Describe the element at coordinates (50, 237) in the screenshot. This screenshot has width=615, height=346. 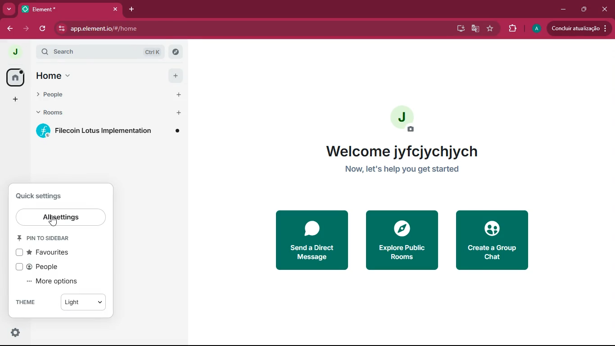
I see `pin to sidebar` at that location.